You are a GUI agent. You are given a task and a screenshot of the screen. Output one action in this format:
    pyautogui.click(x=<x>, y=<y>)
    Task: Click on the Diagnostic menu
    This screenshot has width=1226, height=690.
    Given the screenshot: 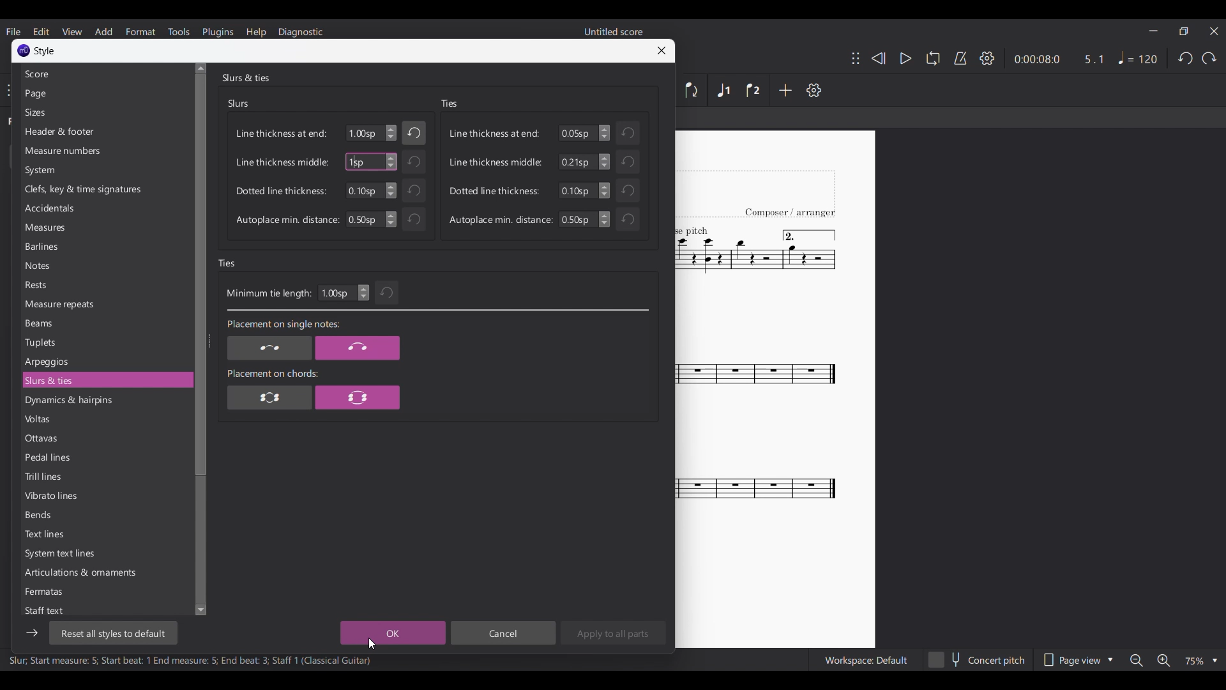 What is the action you would take?
    pyautogui.click(x=300, y=33)
    